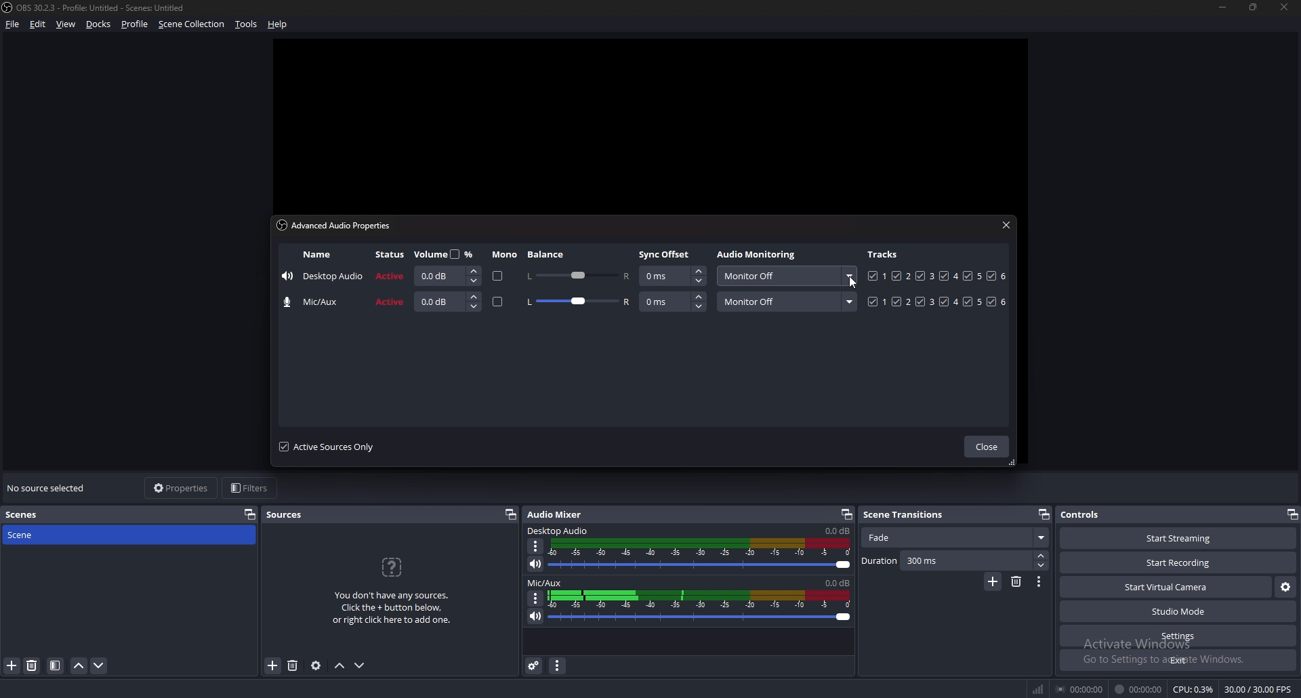 The width and height of the screenshot is (1301, 698). Describe the element at coordinates (449, 302) in the screenshot. I see `volume input` at that location.